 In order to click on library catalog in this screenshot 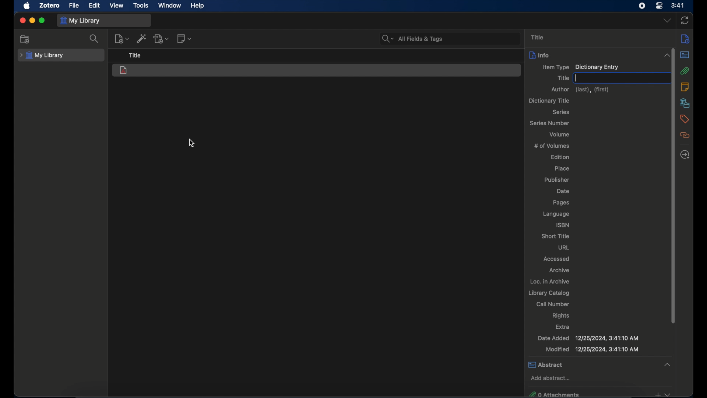, I will do `click(549, 293)`.